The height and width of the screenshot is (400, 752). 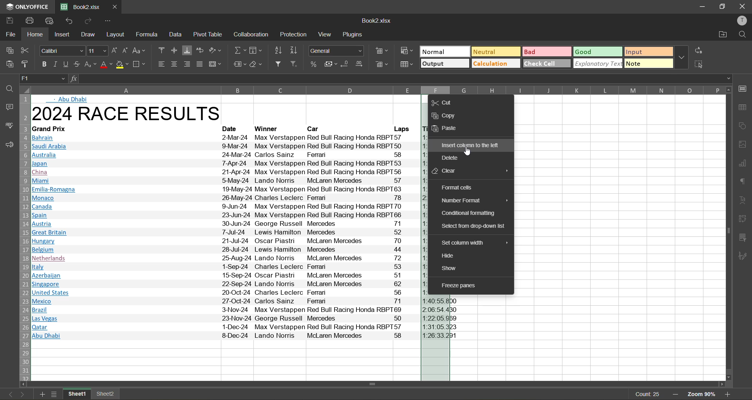 I want to click on plugins, so click(x=352, y=34).